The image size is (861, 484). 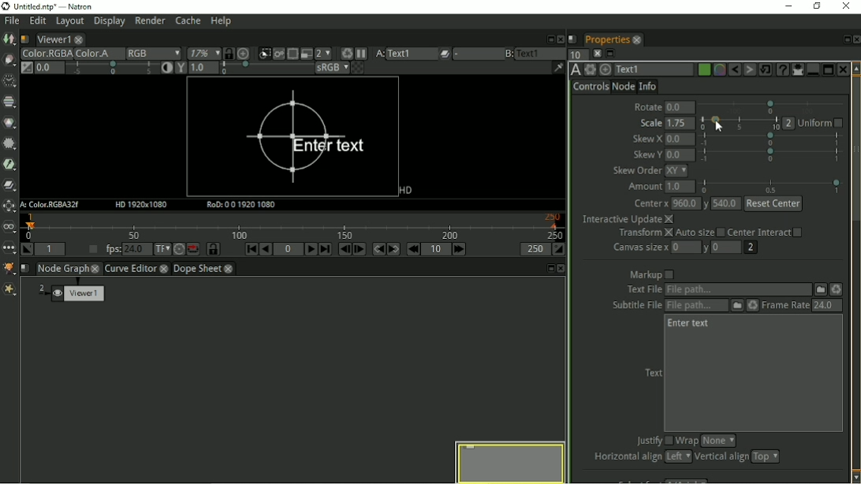 What do you see at coordinates (378, 250) in the screenshot?
I see `Previous keyframe` at bounding box center [378, 250].